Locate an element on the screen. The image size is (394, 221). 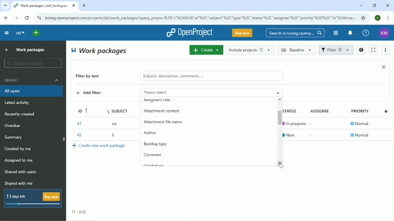
Open quick add menu is located at coordinates (36, 33).